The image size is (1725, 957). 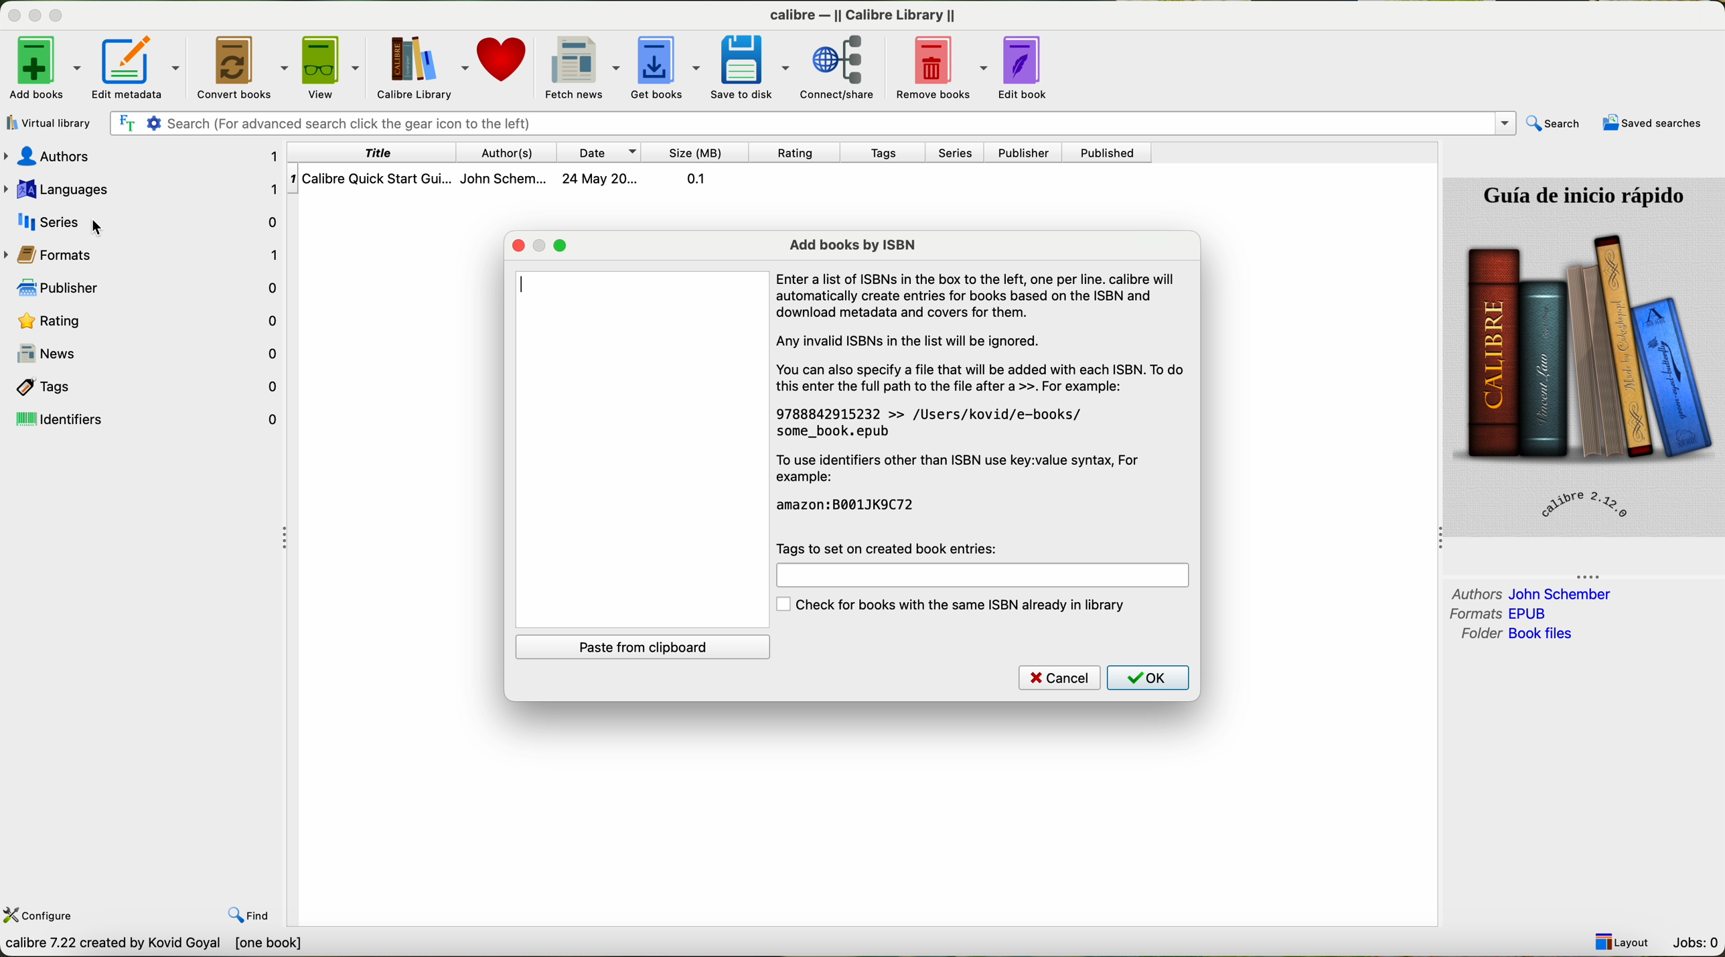 What do you see at coordinates (151, 291) in the screenshot?
I see `publishers` at bounding box center [151, 291].